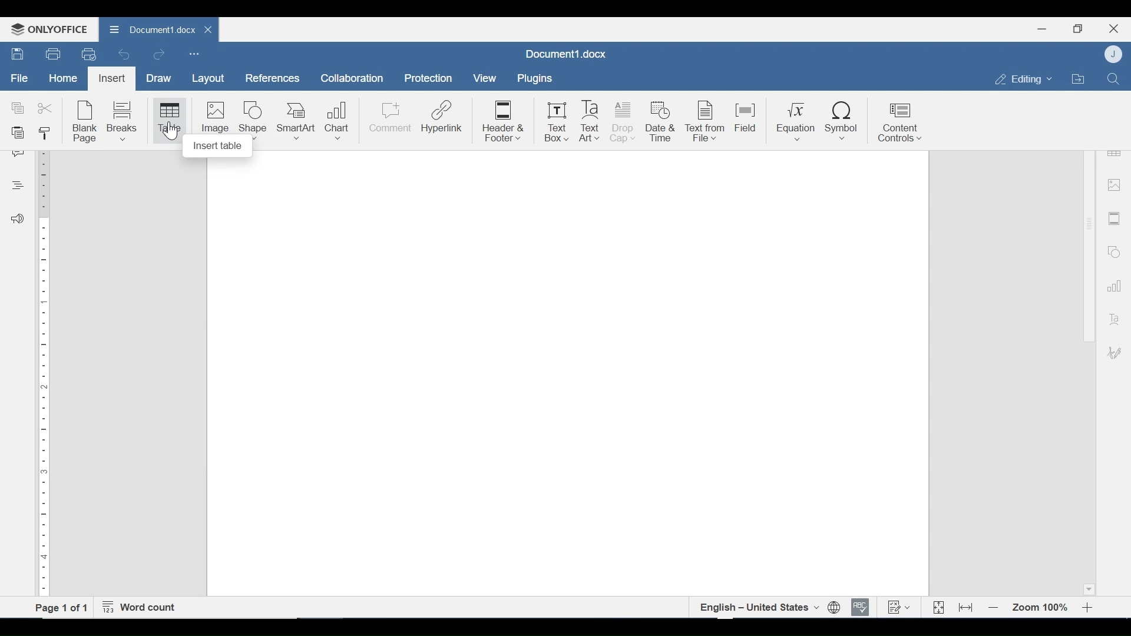  What do you see at coordinates (1113, 317) in the screenshot?
I see `Text Art` at bounding box center [1113, 317].